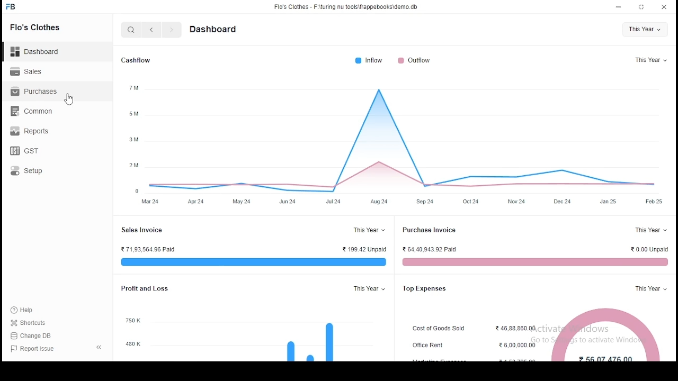  I want to click on Mar 24, so click(150, 202).